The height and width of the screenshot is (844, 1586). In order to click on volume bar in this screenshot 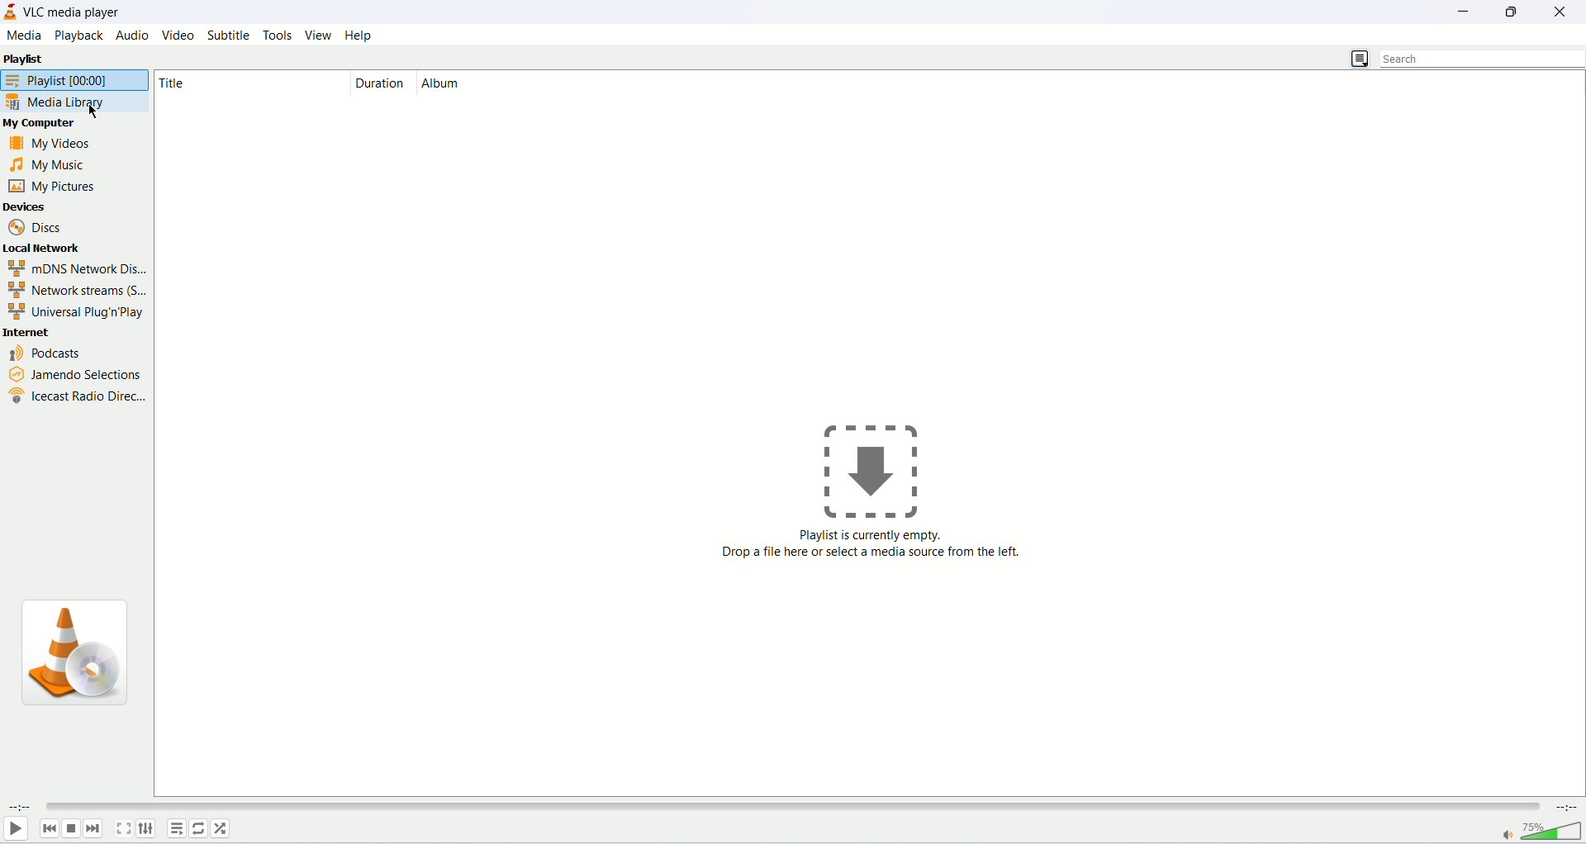, I will do `click(1540, 830)`.